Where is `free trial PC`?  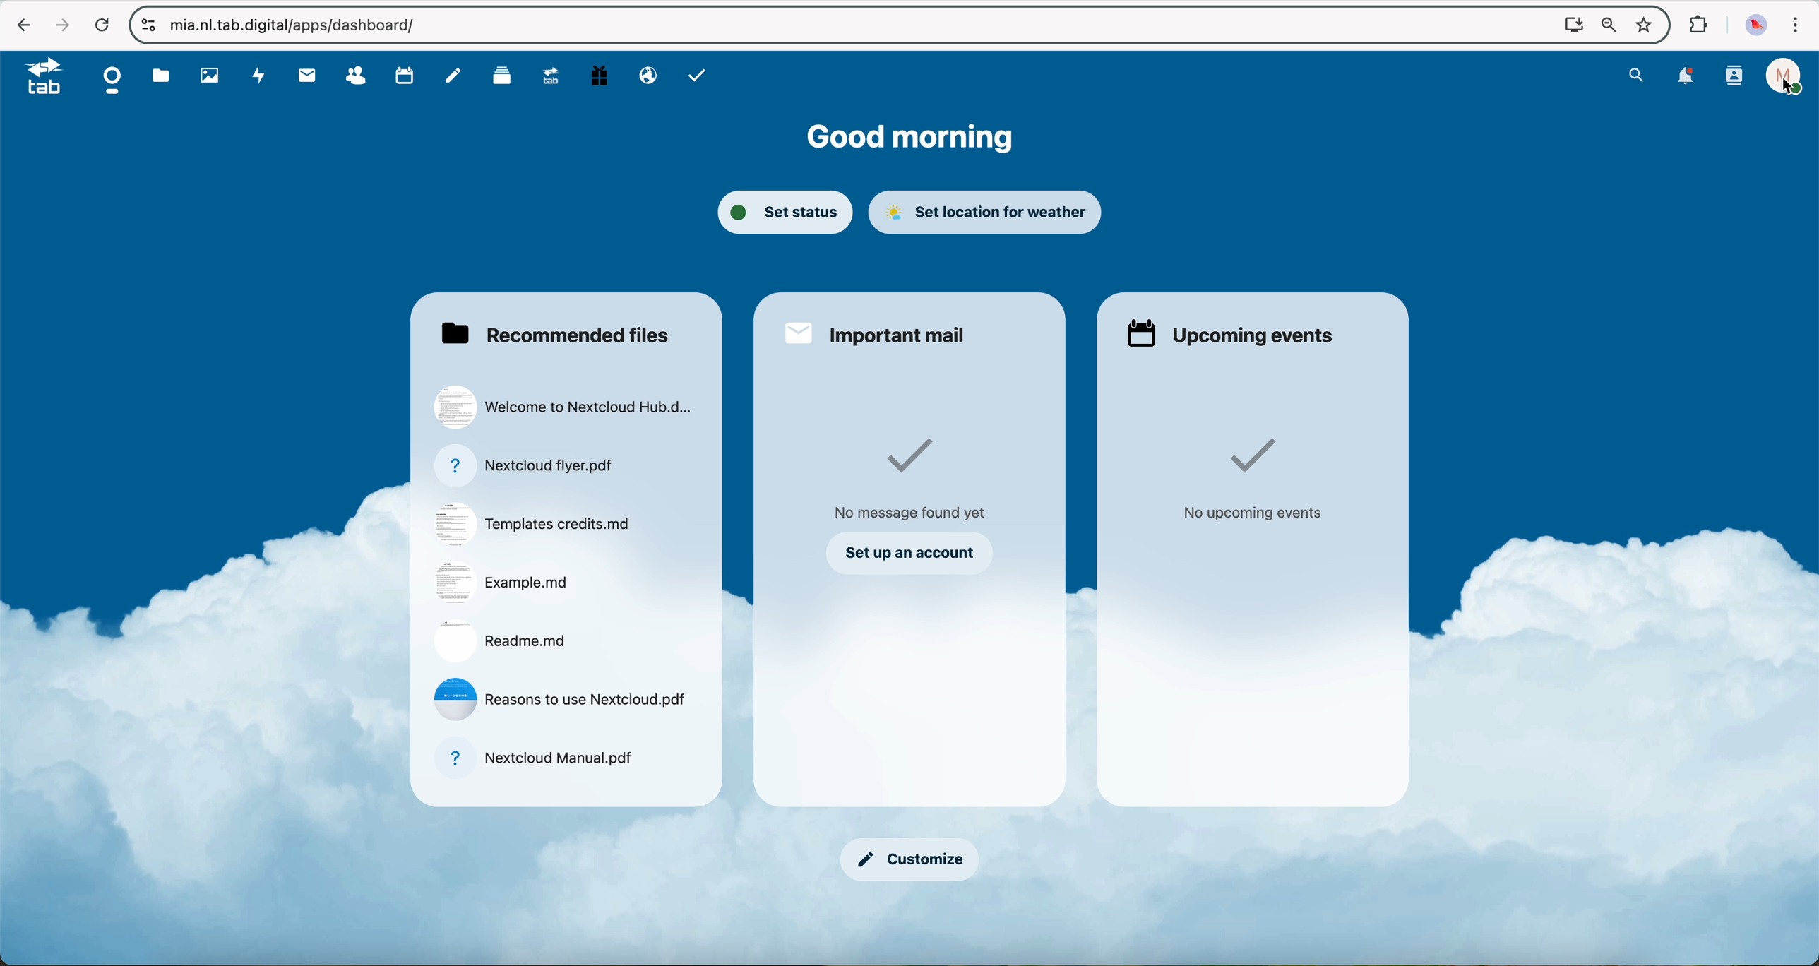
free trial PC is located at coordinates (602, 78).